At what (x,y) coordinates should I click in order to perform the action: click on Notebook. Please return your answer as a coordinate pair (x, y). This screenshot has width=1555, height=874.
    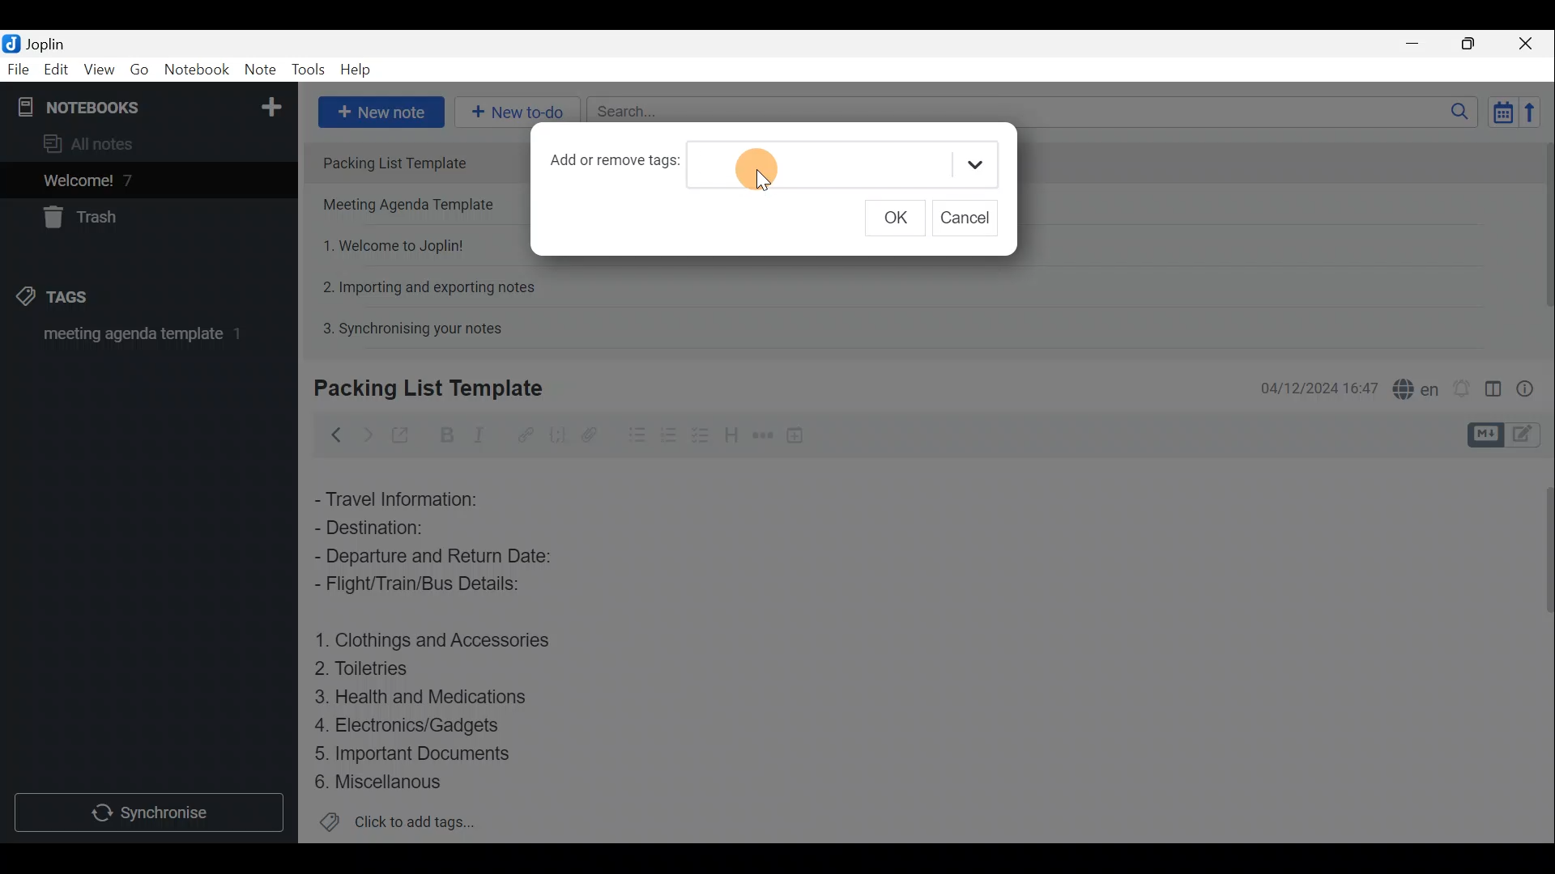
    Looking at the image, I should click on (196, 72).